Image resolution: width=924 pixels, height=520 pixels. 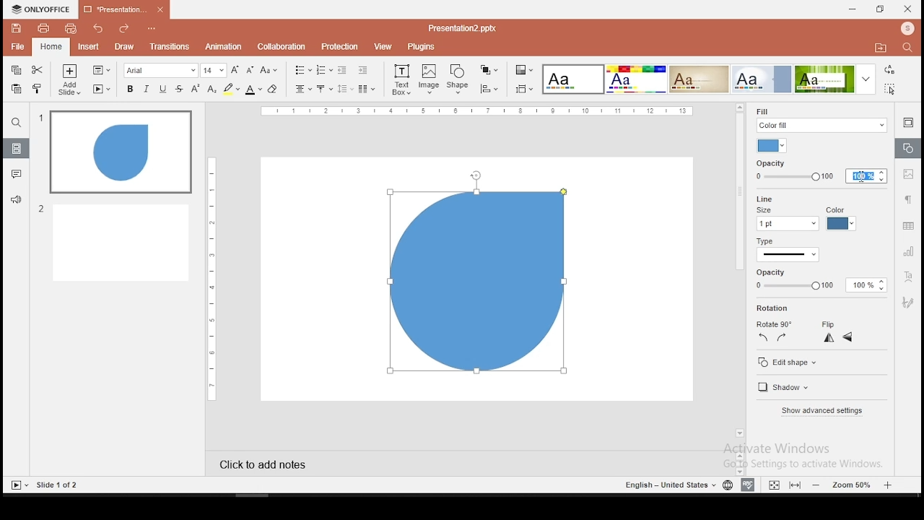 What do you see at coordinates (235, 69) in the screenshot?
I see `increase font size` at bounding box center [235, 69].